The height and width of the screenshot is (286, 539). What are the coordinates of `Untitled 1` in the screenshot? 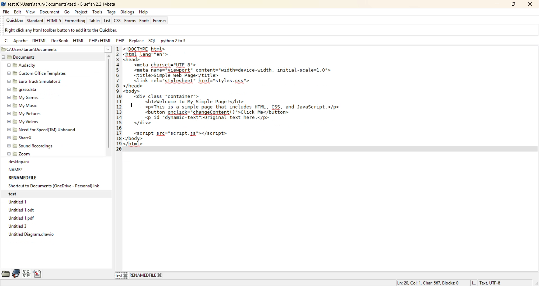 It's located at (17, 201).